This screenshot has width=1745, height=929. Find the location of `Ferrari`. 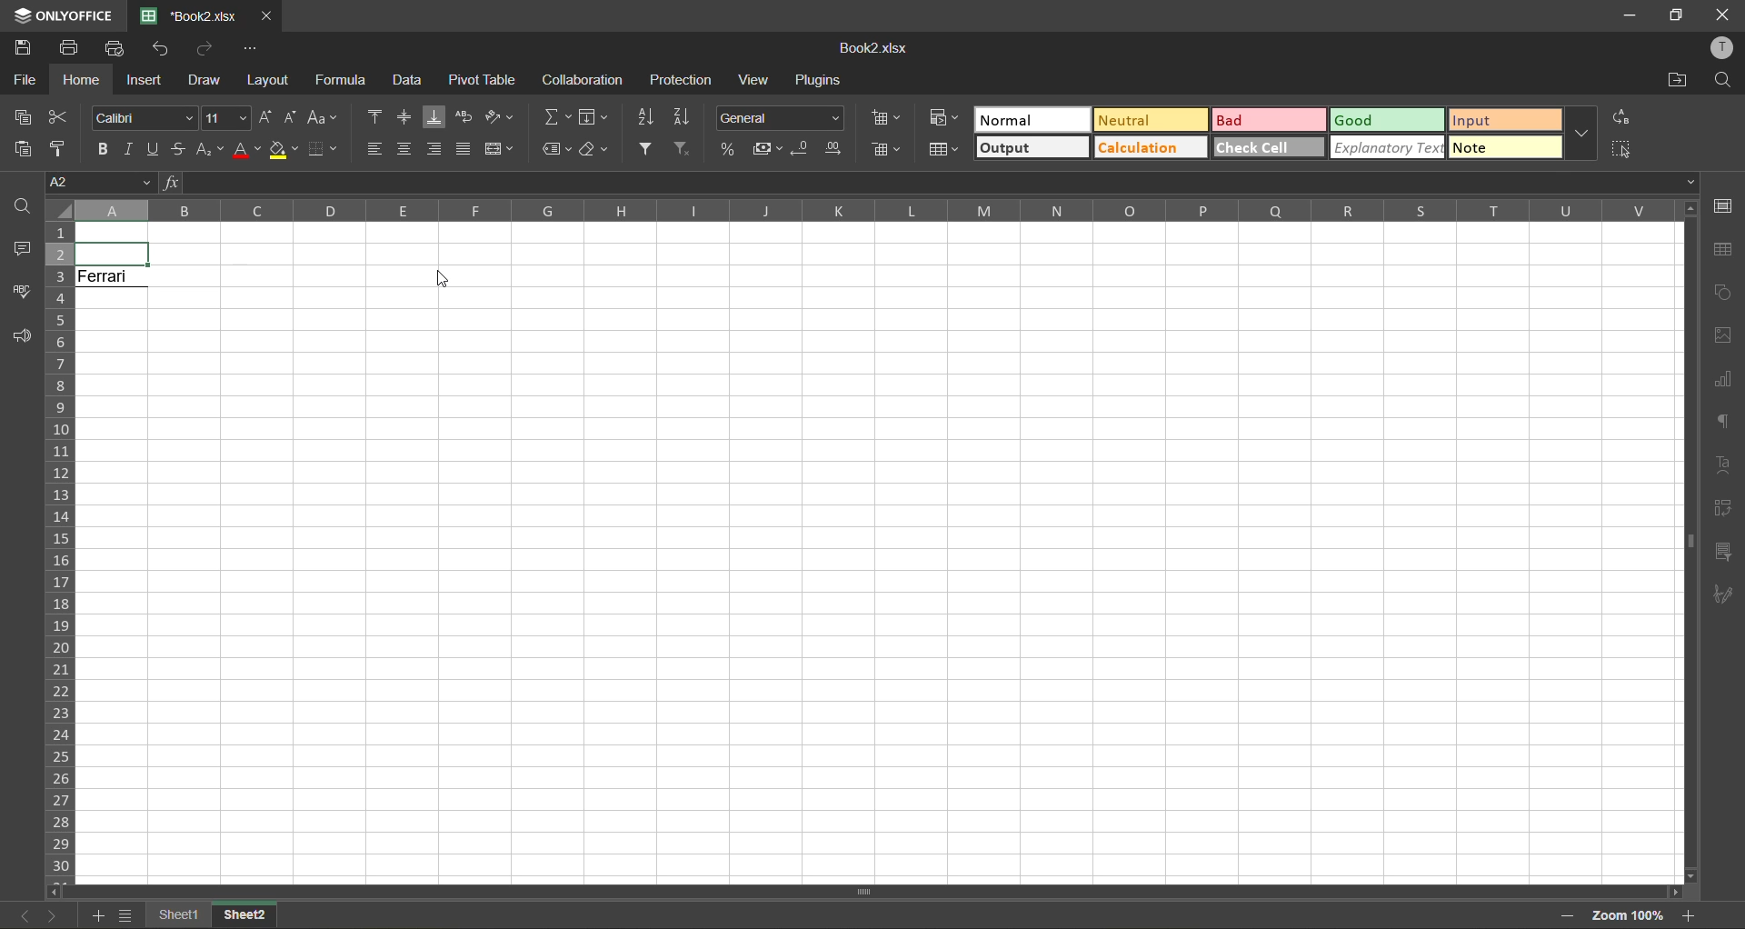

Ferrari is located at coordinates (118, 284).